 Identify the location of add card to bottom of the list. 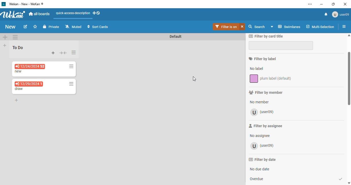
(16, 100).